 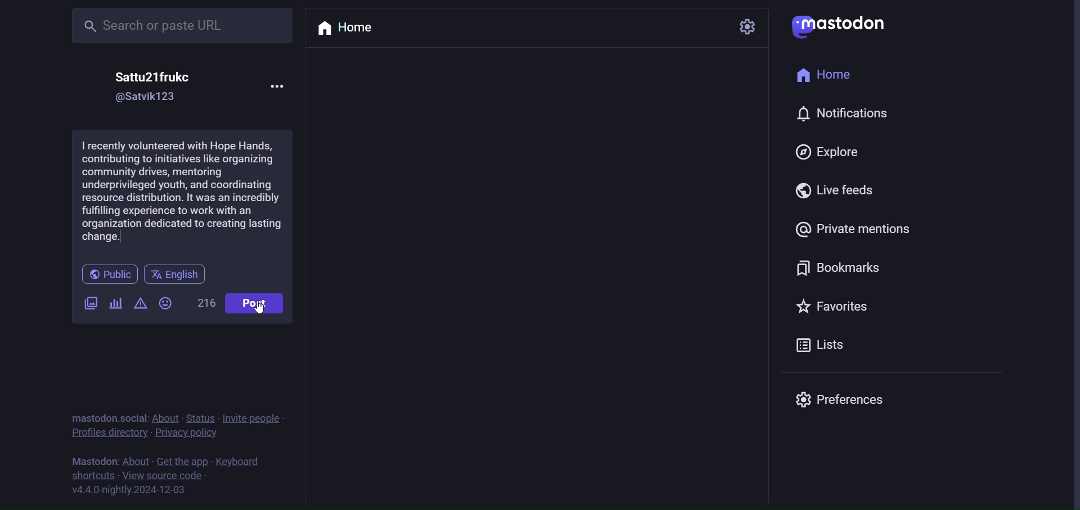 I want to click on bookmark, so click(x=830, y=269).